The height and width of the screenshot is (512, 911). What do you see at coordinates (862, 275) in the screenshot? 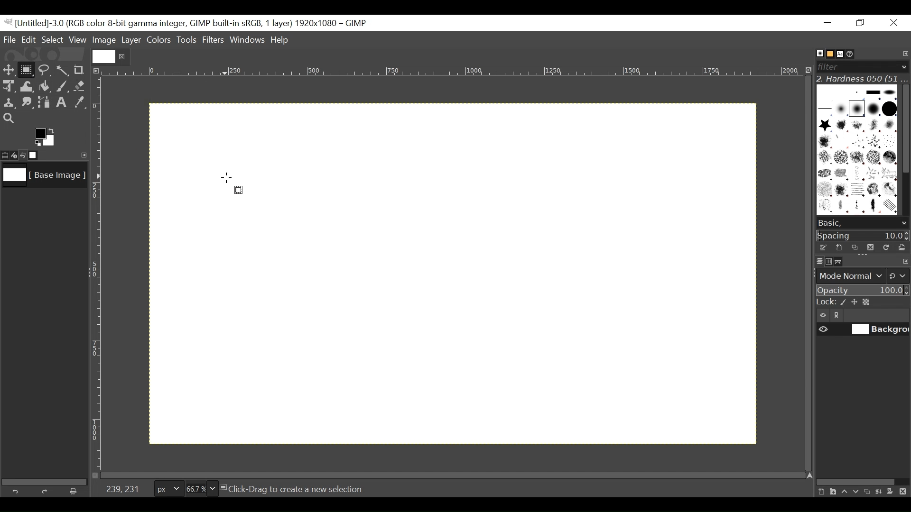
I see `Mode normal` at bounding box center [862, 275].